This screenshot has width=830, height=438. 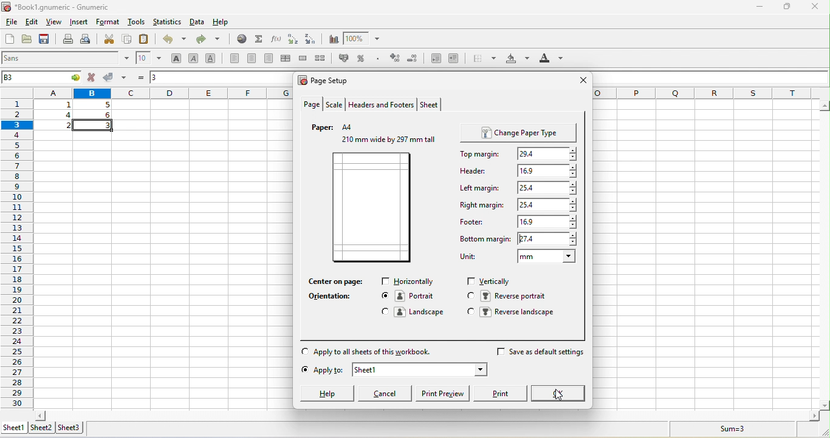 I want to click on underline, so click(x=213, y=59).